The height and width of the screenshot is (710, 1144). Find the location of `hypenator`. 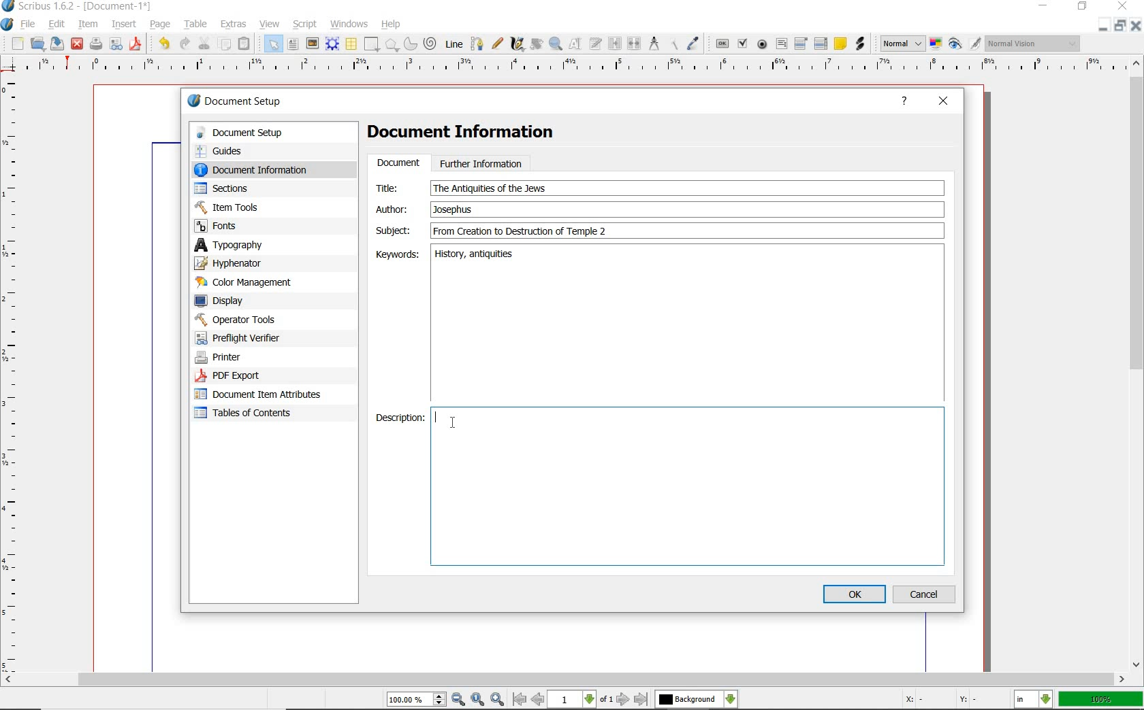

hypenator is located at coordinates (238, 263).